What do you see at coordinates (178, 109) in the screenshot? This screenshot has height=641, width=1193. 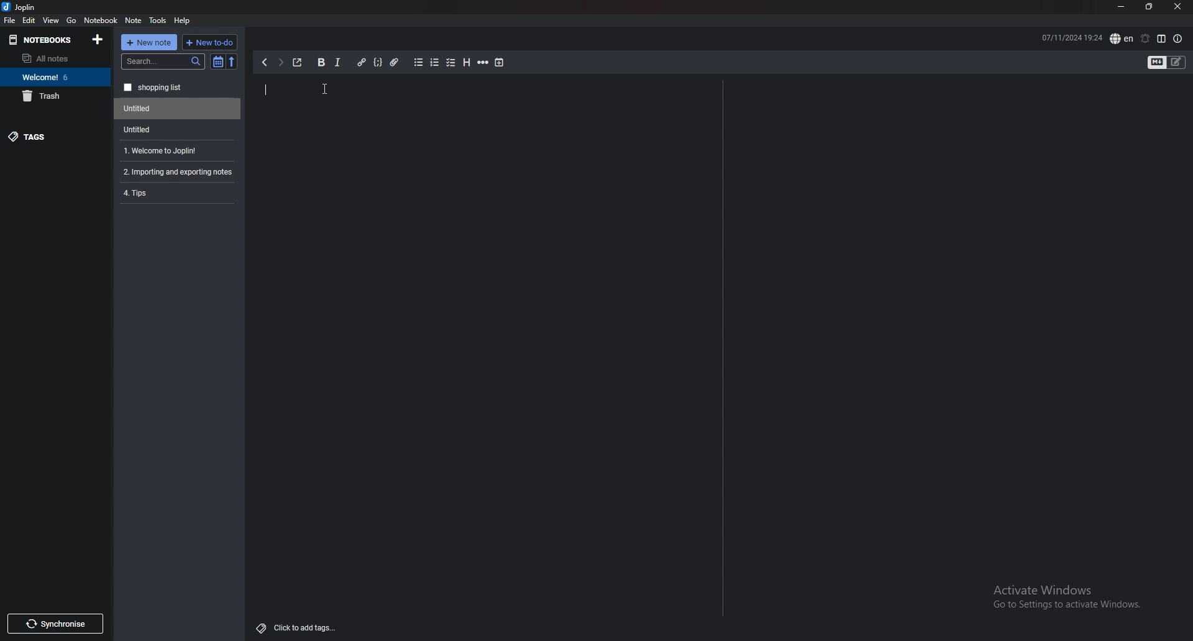 I see `Untitled` at bounding box center [178, 109].